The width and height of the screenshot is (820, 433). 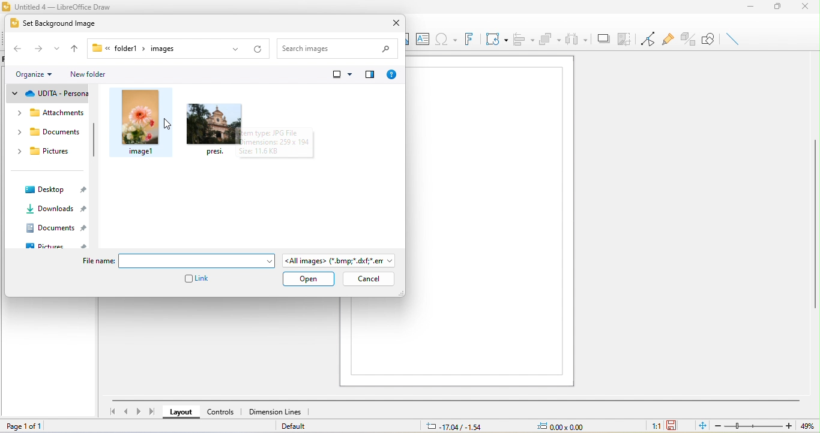 I want to click on close, so click(x=394, y=23).